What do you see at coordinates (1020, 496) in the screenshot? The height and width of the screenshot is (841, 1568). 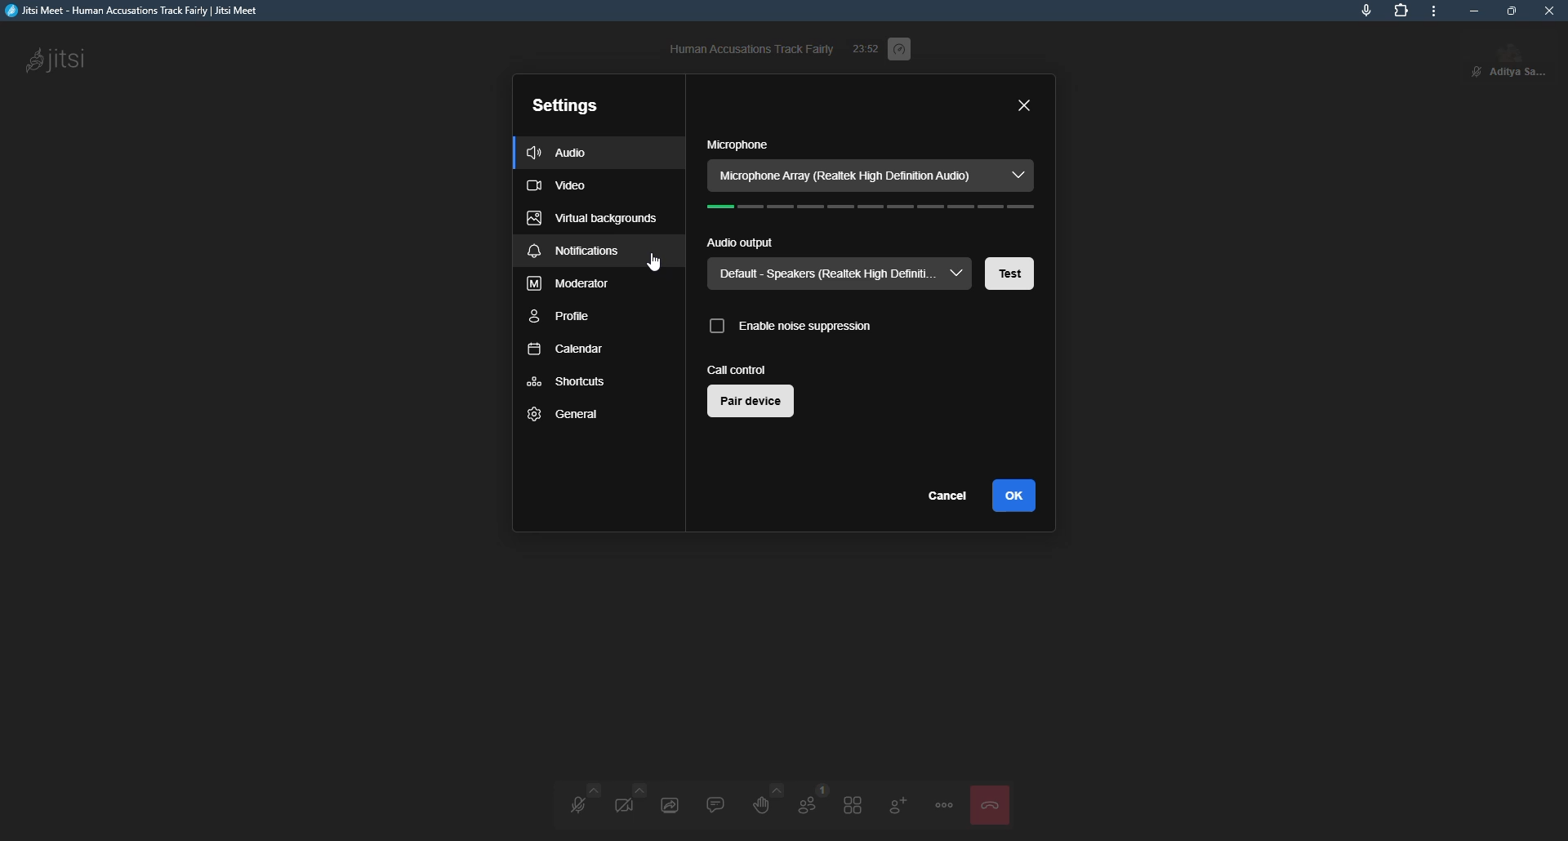 I see `ok` at bounding box center [1020, 496].